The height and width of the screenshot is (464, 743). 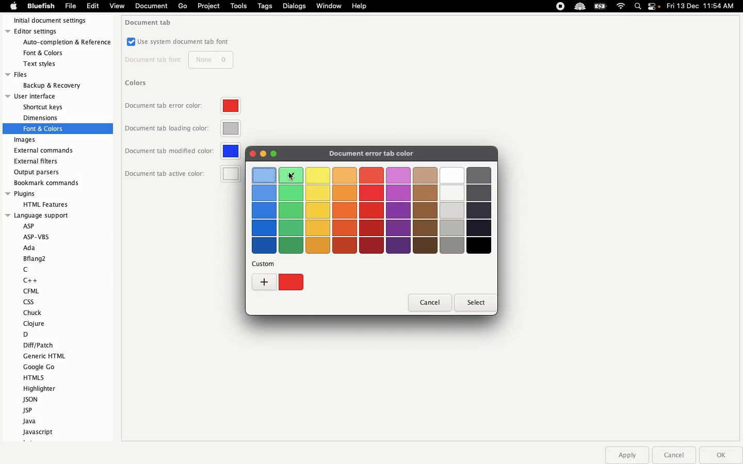 I want to click on Dialogs, so click(x=294, y=6).